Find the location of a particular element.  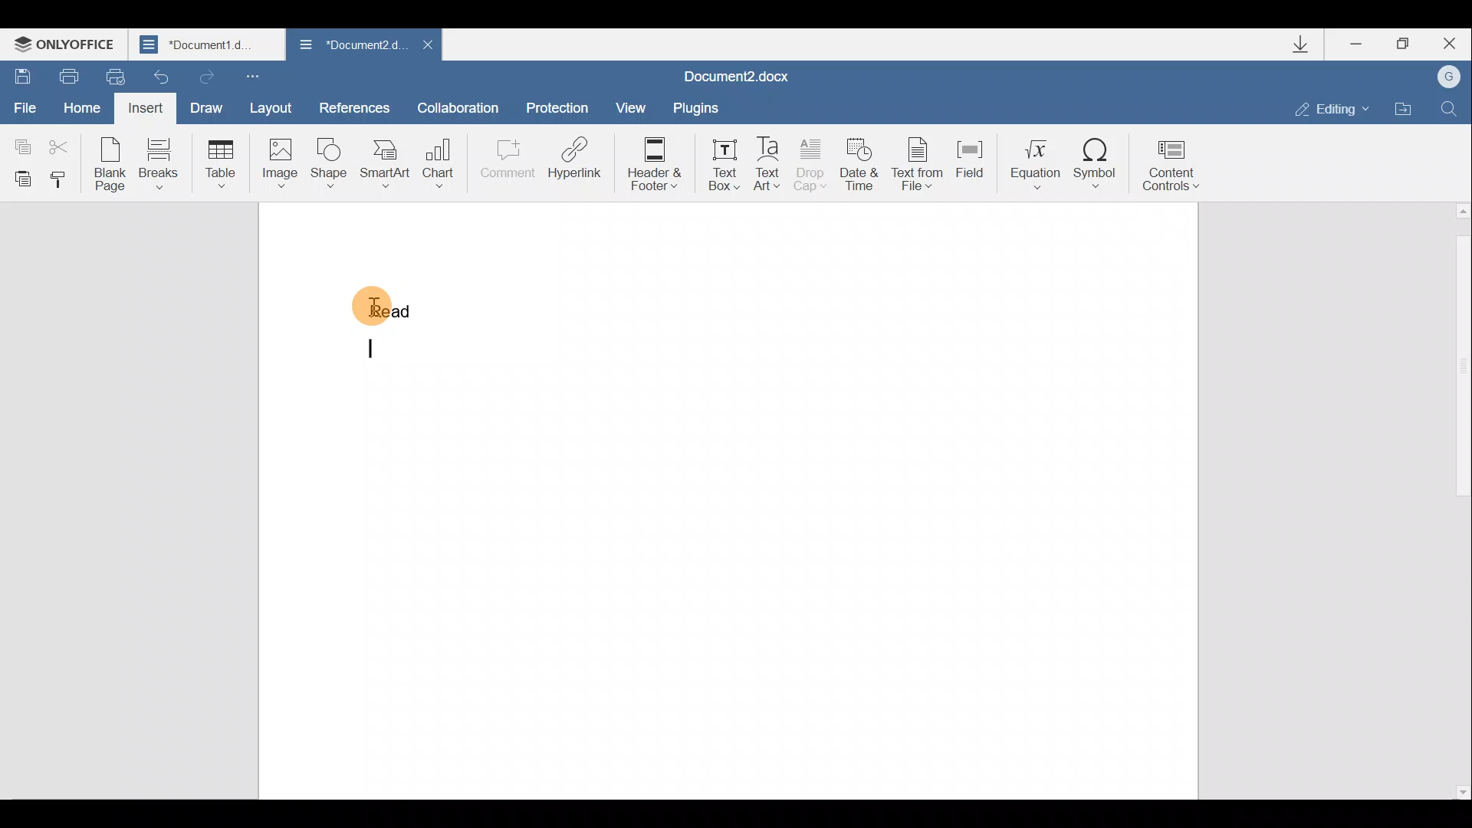

Customize quick access toolbar is located at coordinates (251, 77).